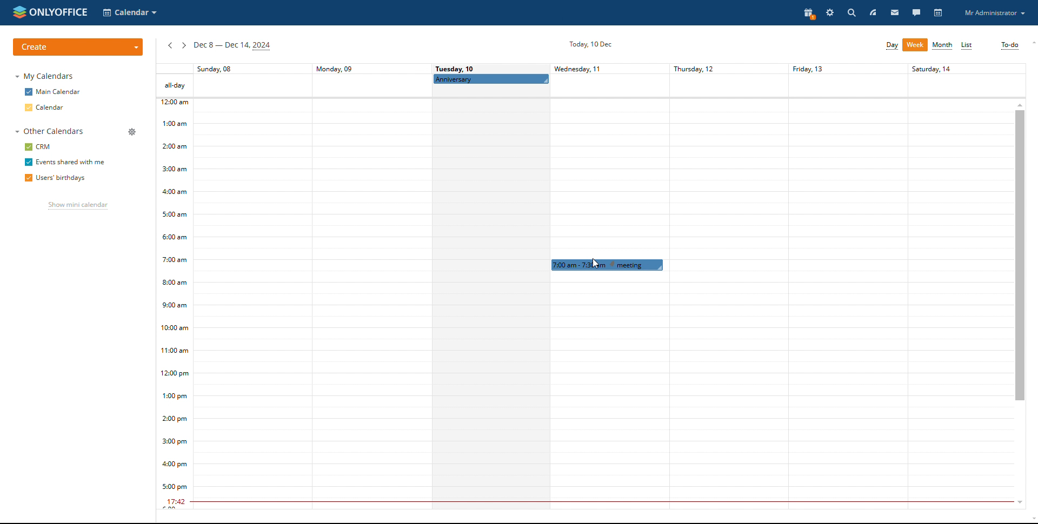 This screenshot has width=1038, height=524. What do you see at coordinates (46, 76) in the screenshot?
I see `my calendar` at bounding box center [46, 76].